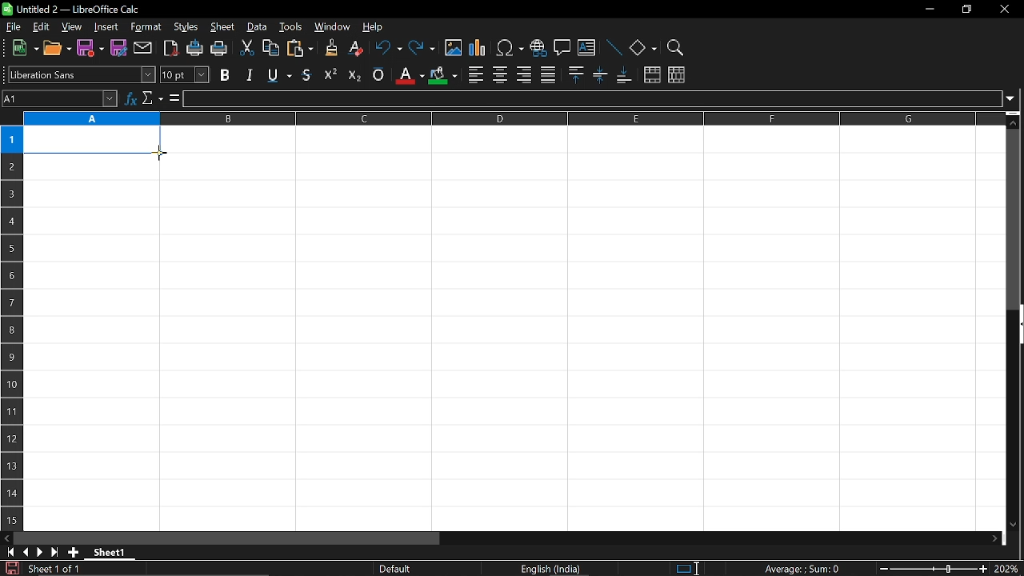  I want to click on Sheet space, so click(517, 330).